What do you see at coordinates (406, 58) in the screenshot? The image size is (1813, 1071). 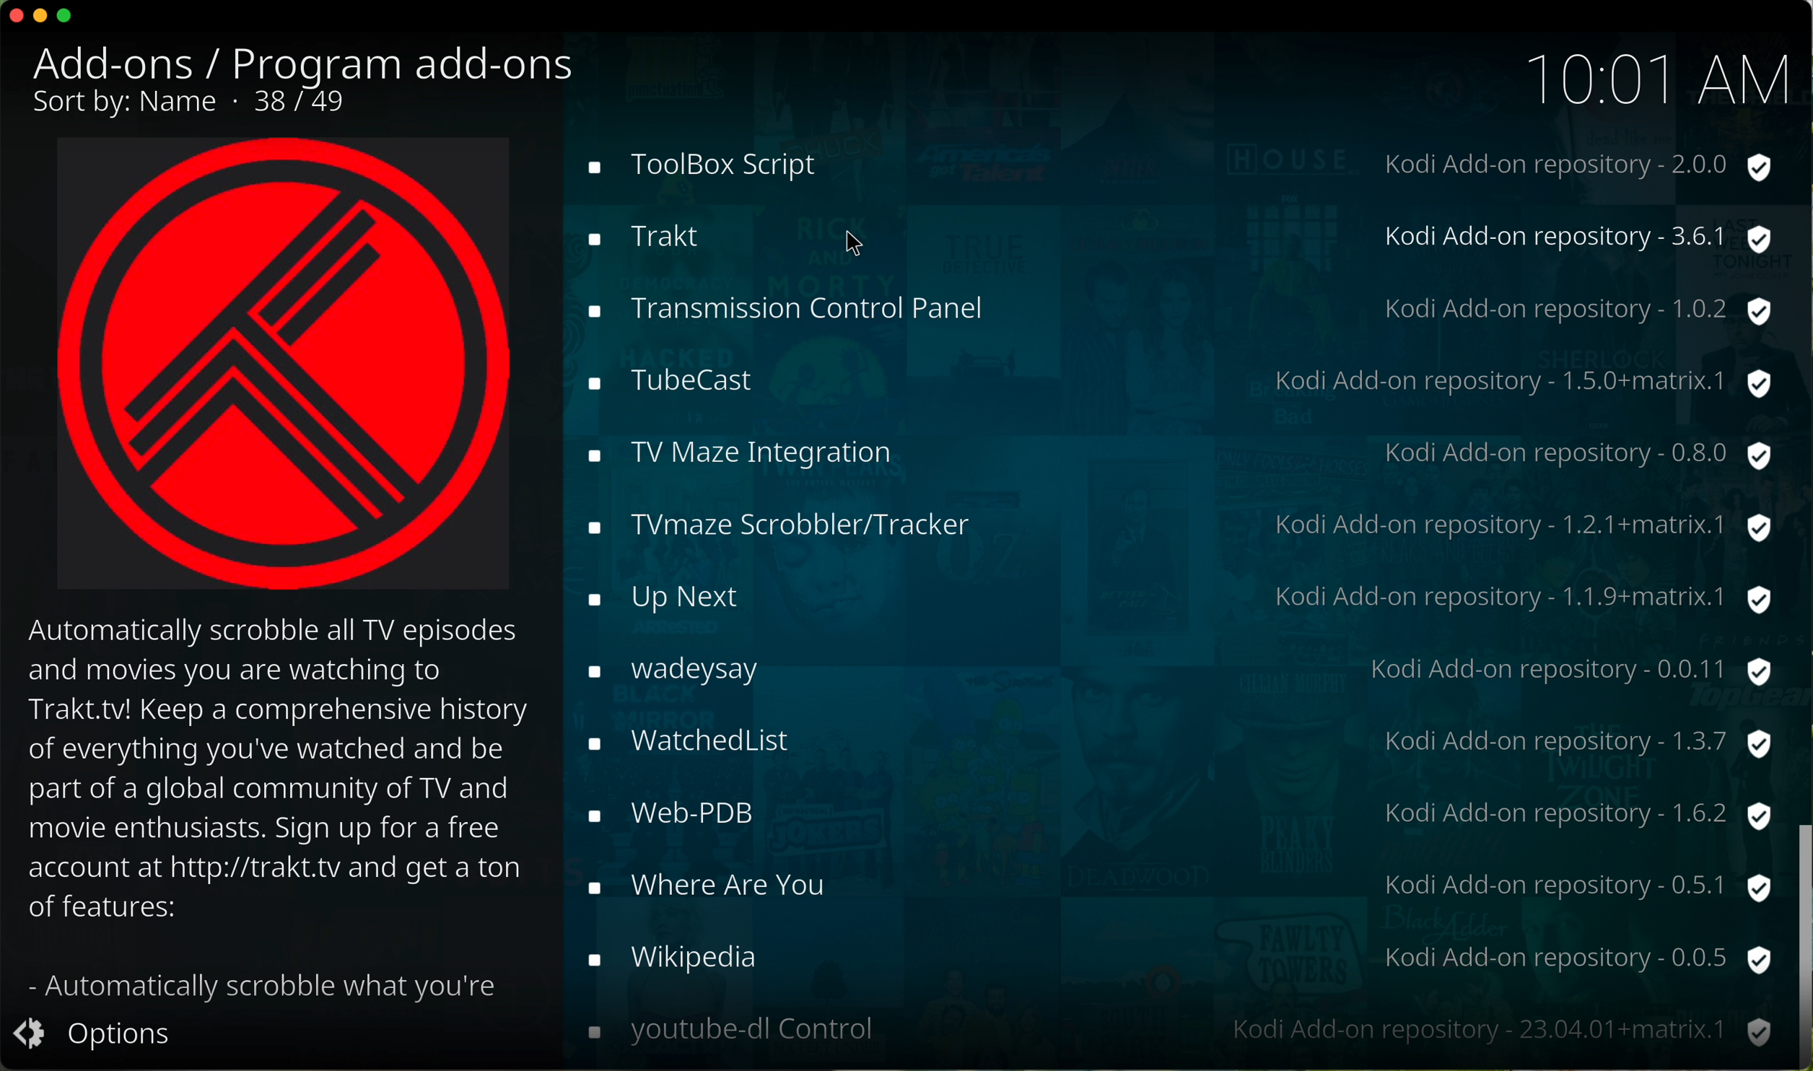 I see `program add-ons` at bounding box center [406, 58].